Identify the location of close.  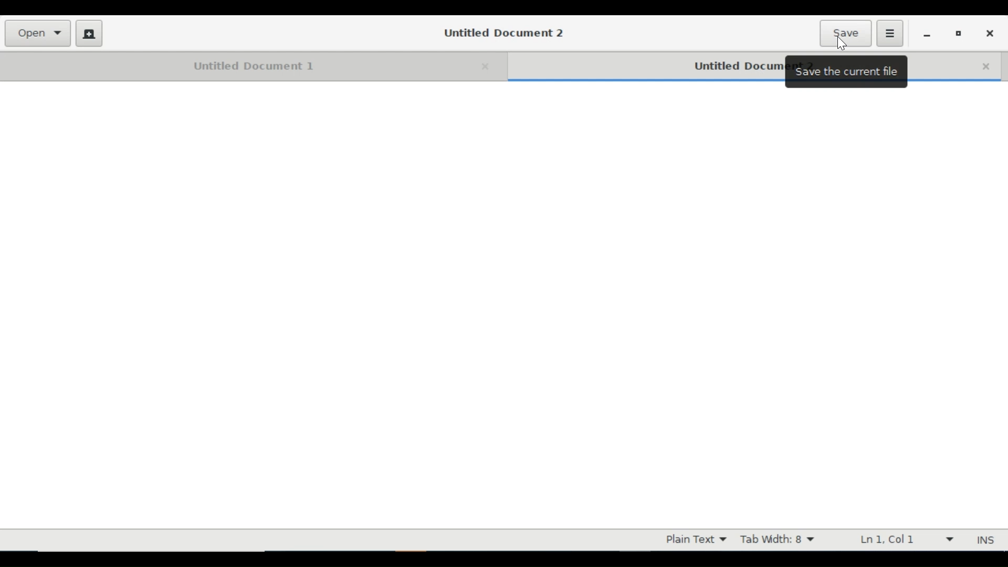
(985, 67).